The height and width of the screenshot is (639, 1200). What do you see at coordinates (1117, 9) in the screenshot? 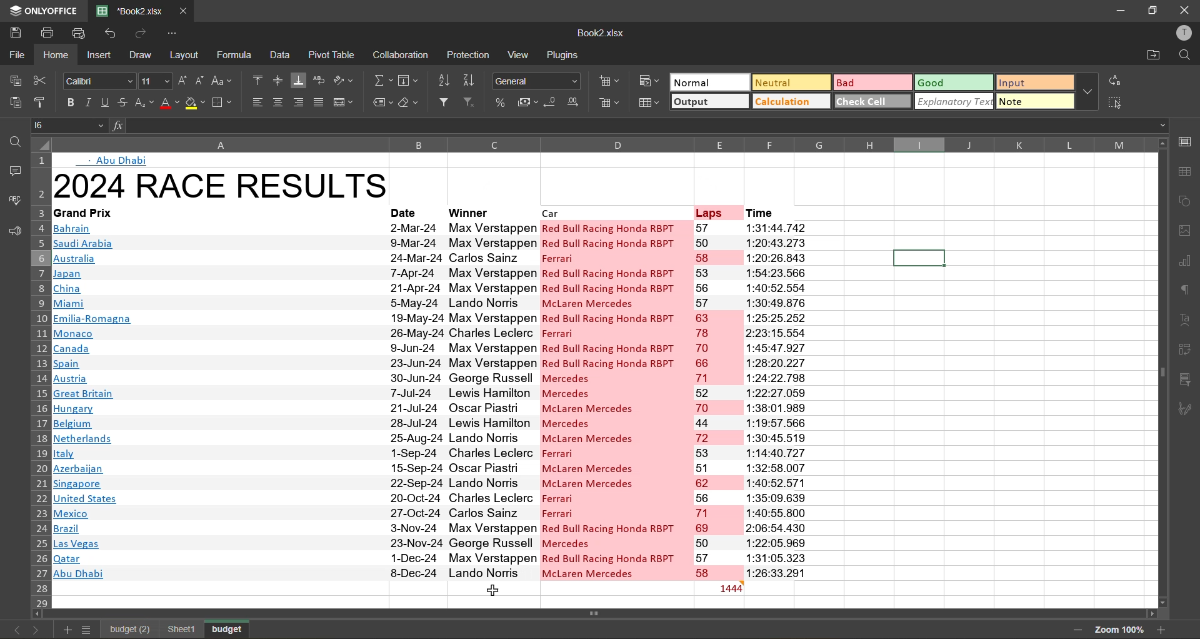
I see `minimize` at bounding box center [1117, 9].